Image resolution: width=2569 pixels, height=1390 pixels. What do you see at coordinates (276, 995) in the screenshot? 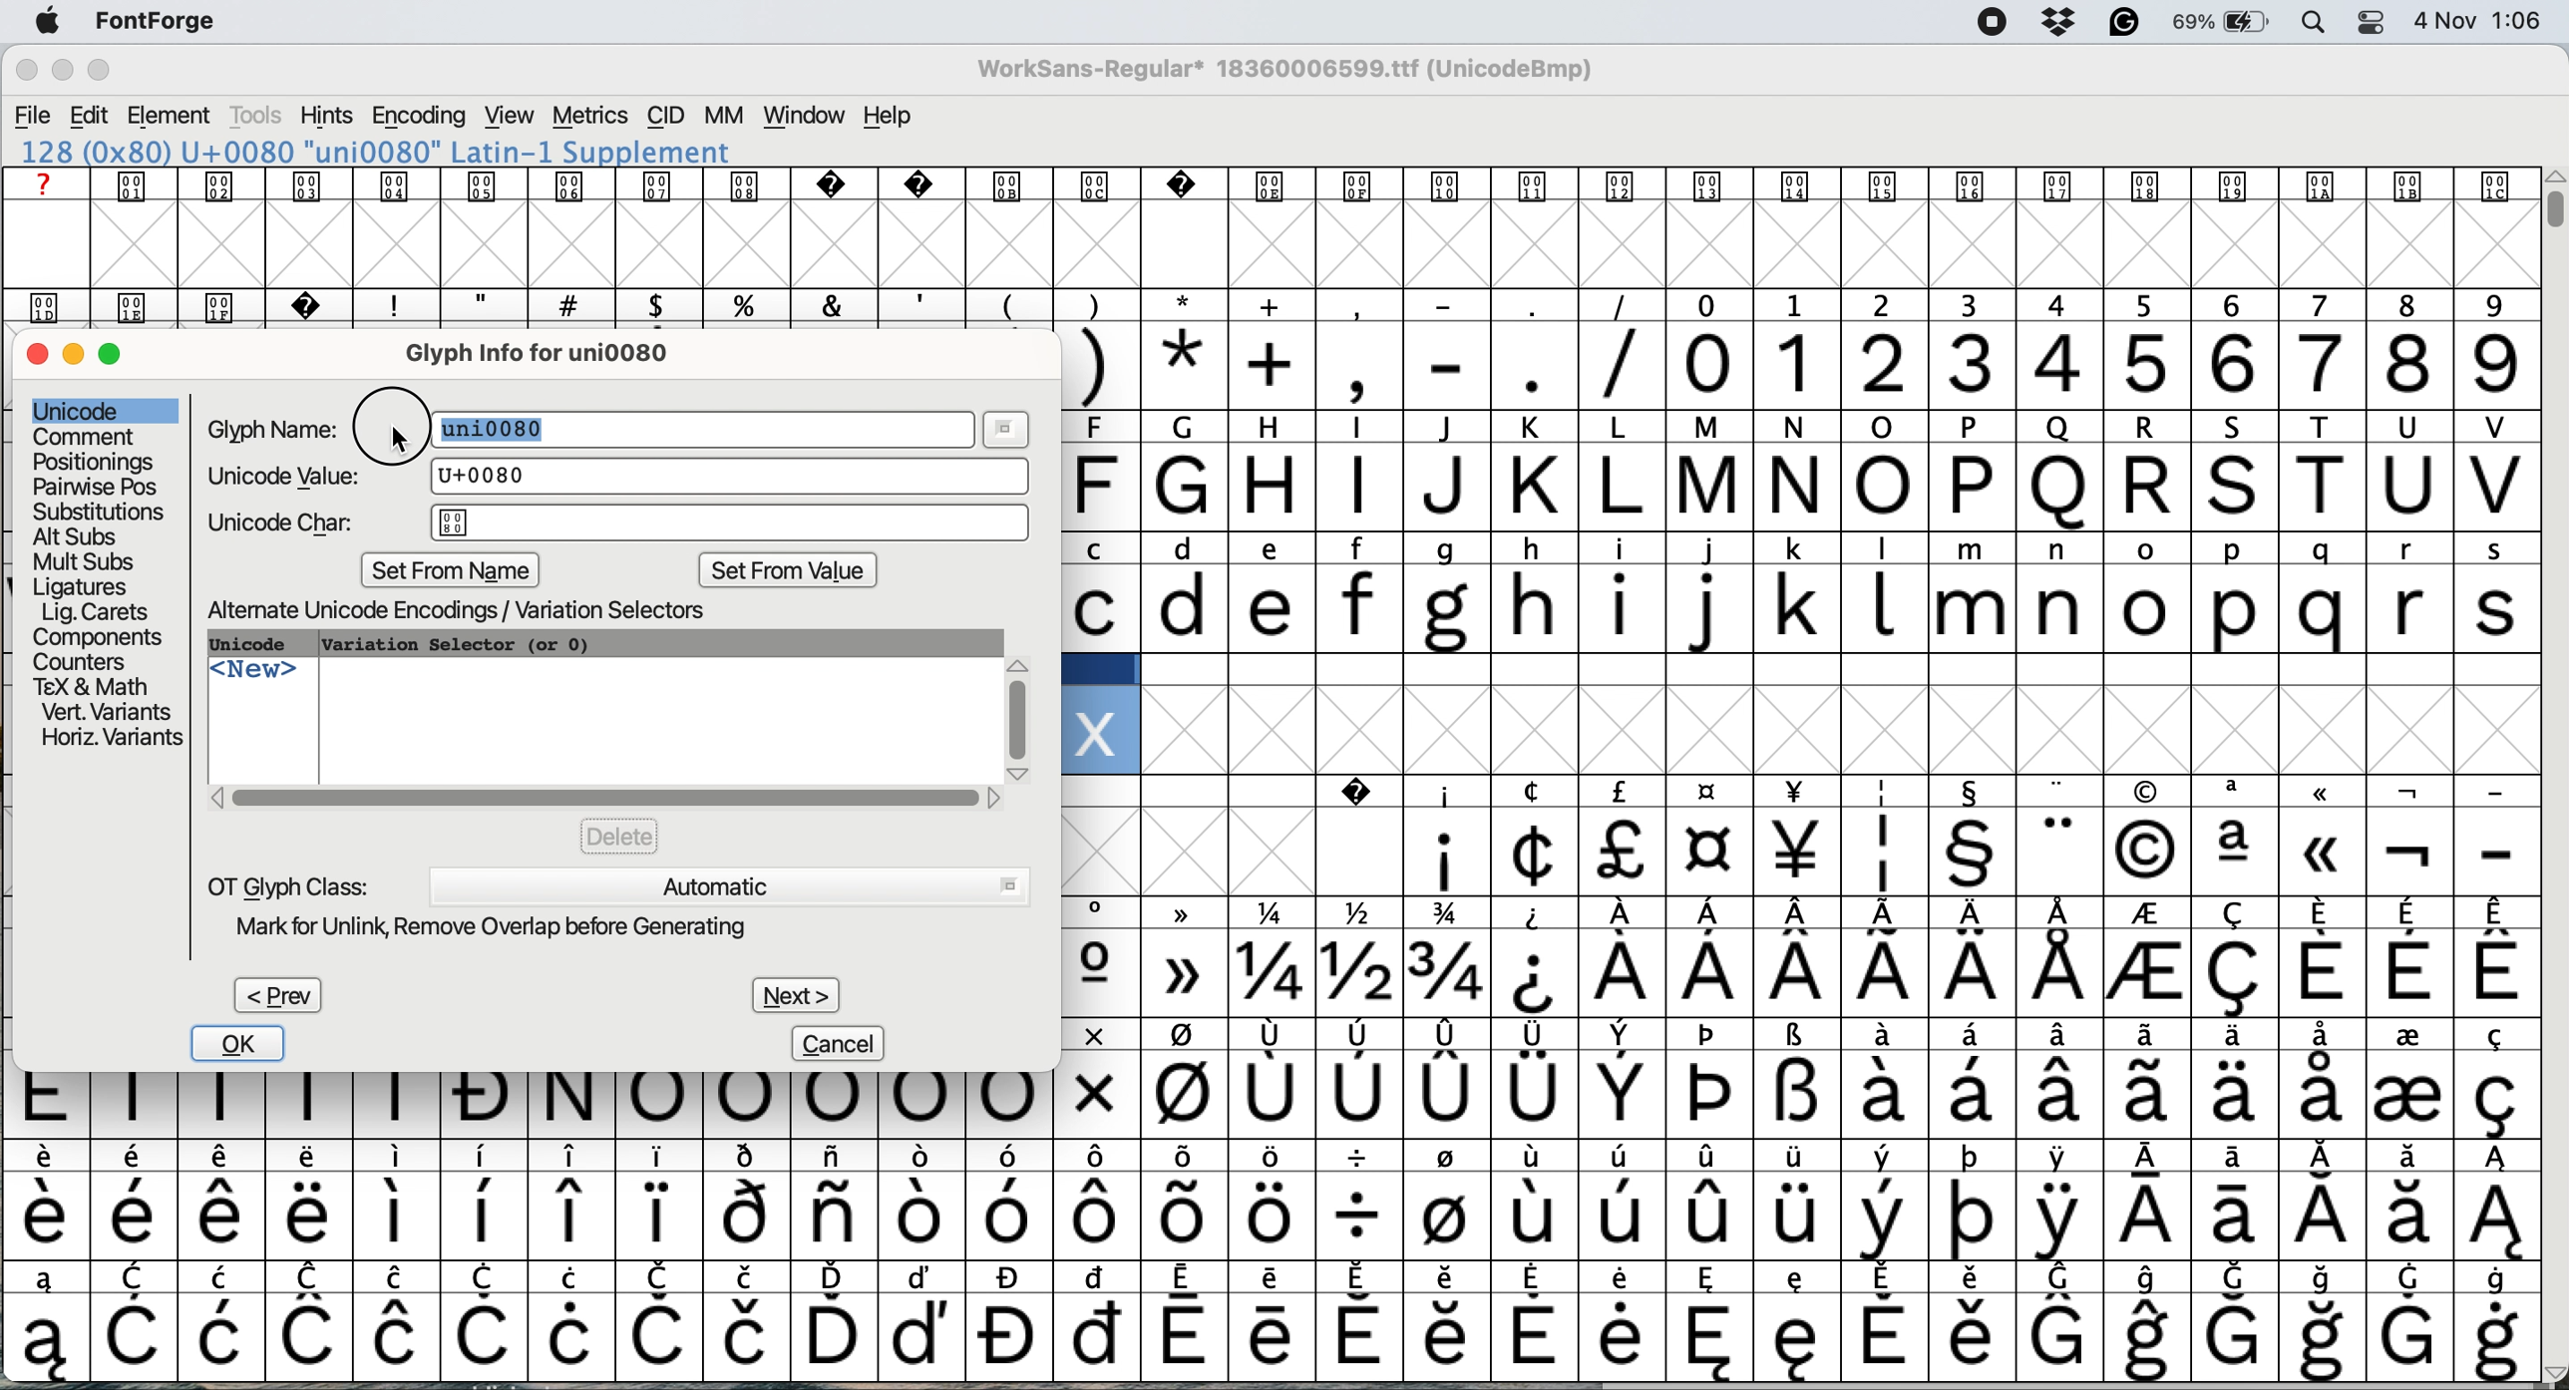
I see `prev` at bounding box center [276, 995].